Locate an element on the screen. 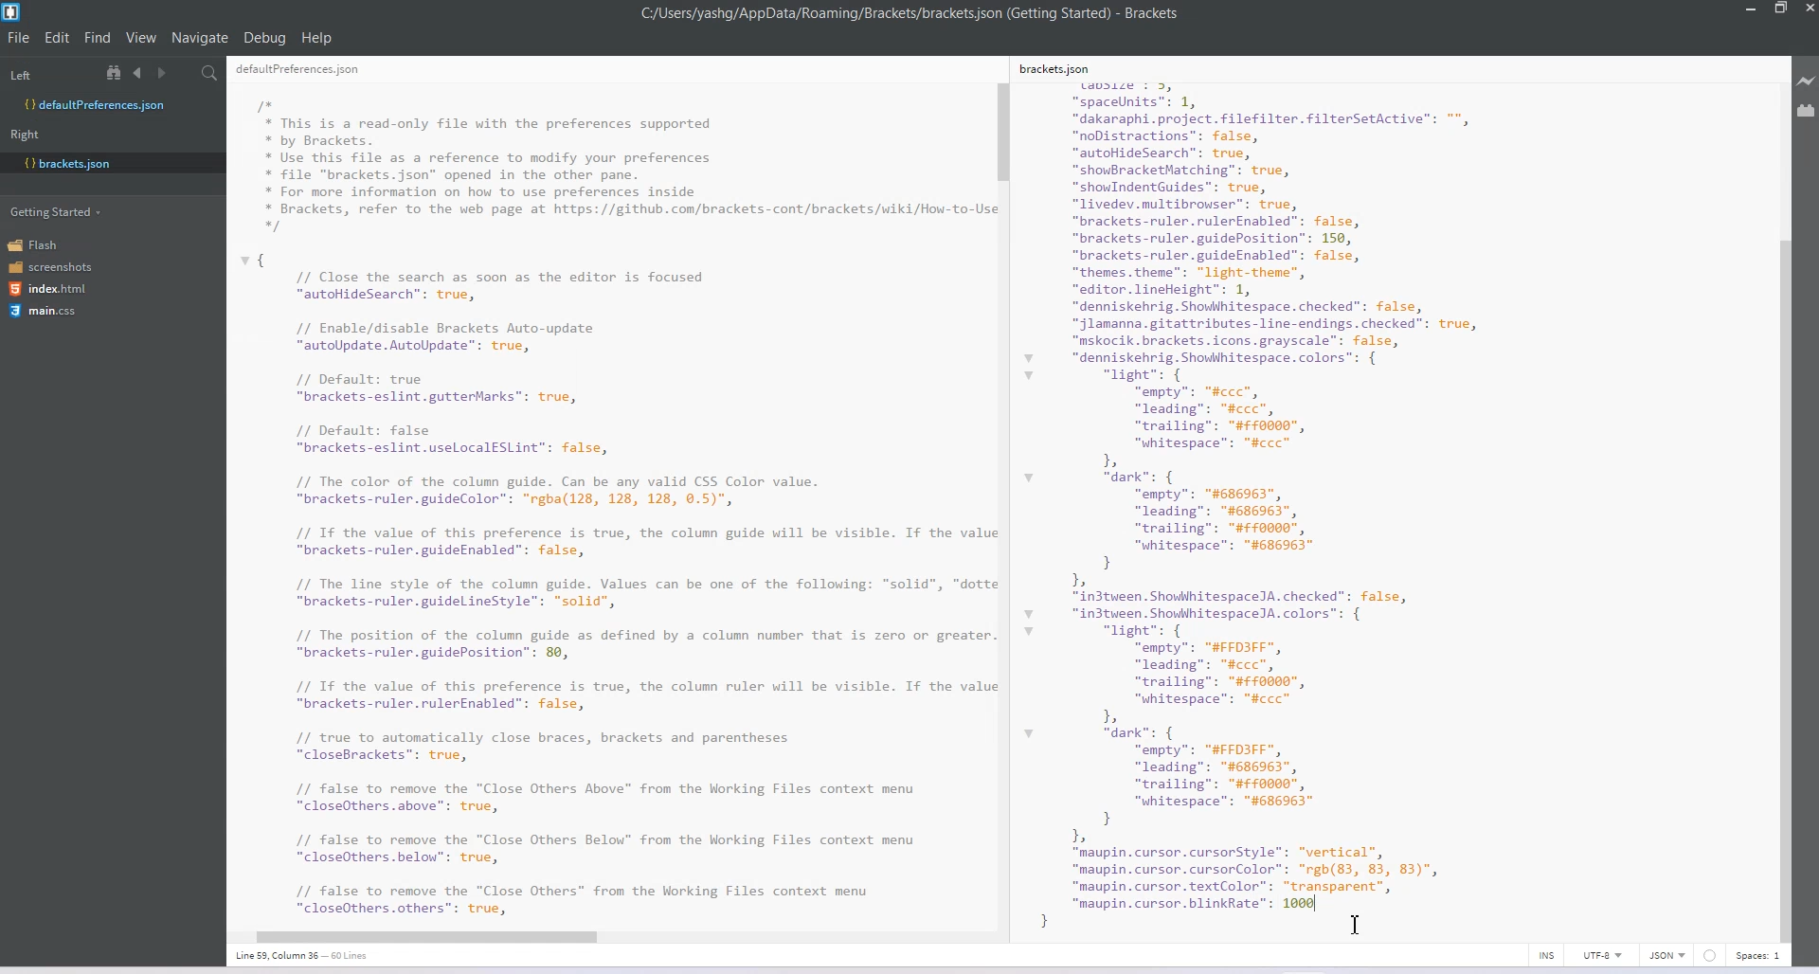  Vertical Scroll Bar is located at coordinates (1003, 500).